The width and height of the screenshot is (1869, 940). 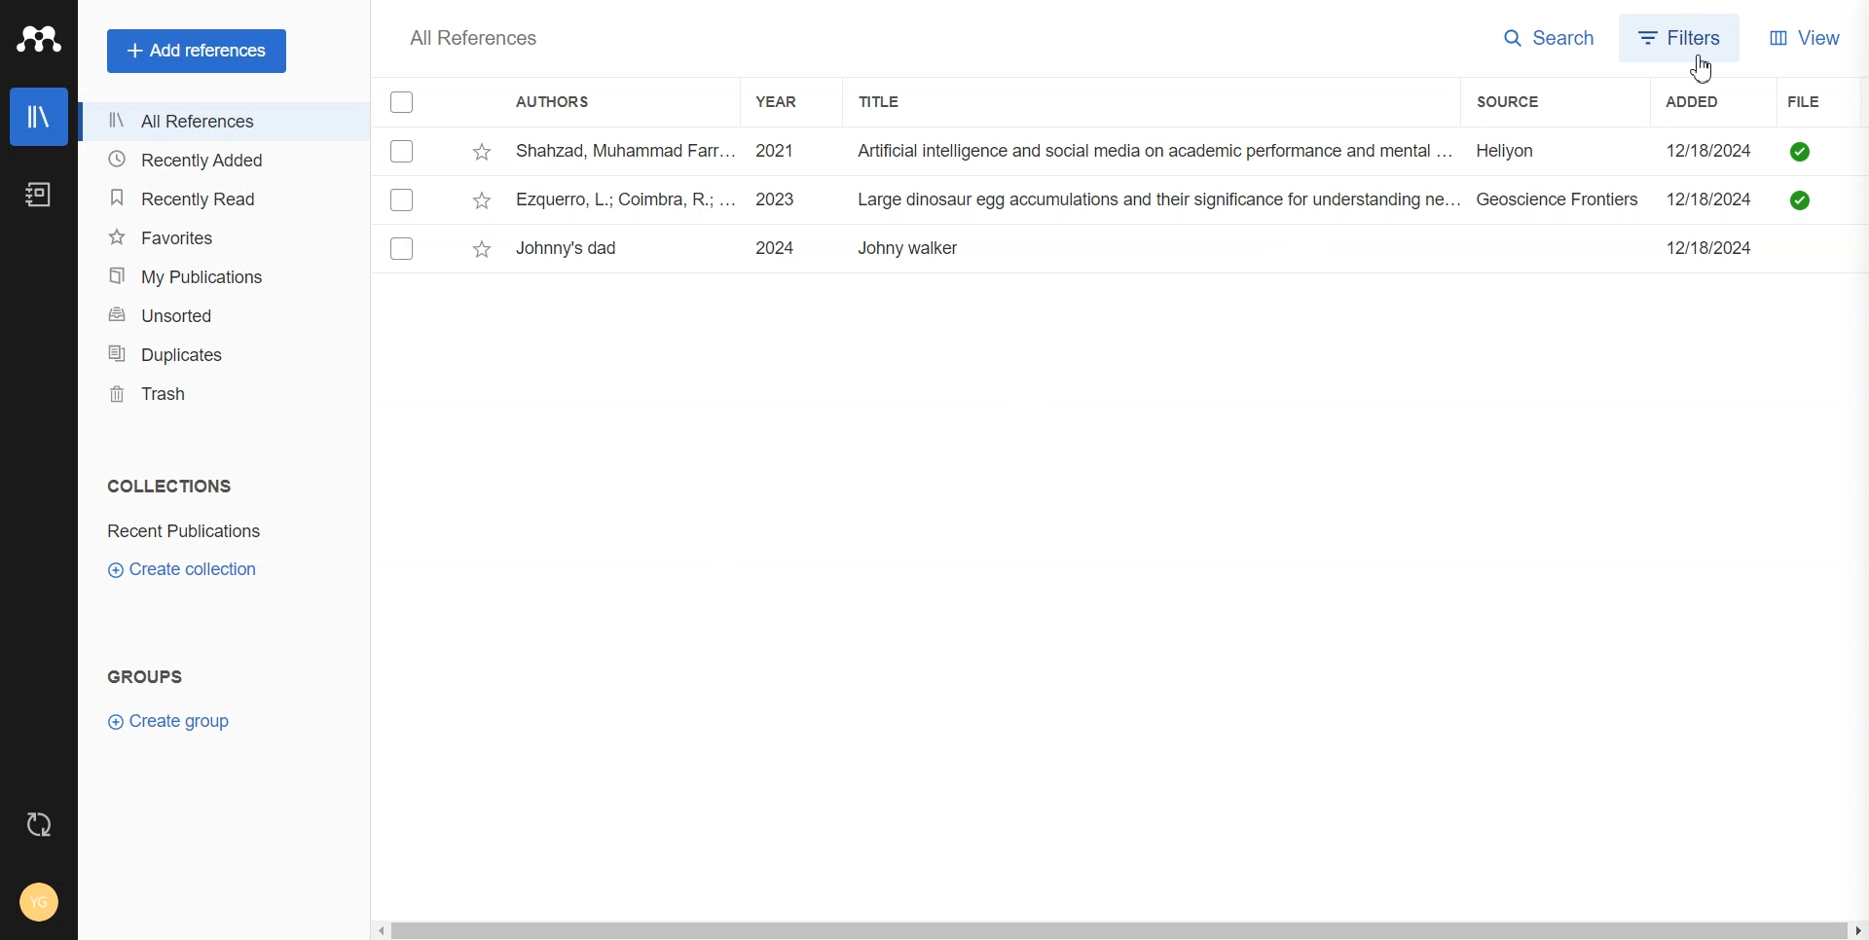 I want to click on Authors, so click(x=562, y=103).